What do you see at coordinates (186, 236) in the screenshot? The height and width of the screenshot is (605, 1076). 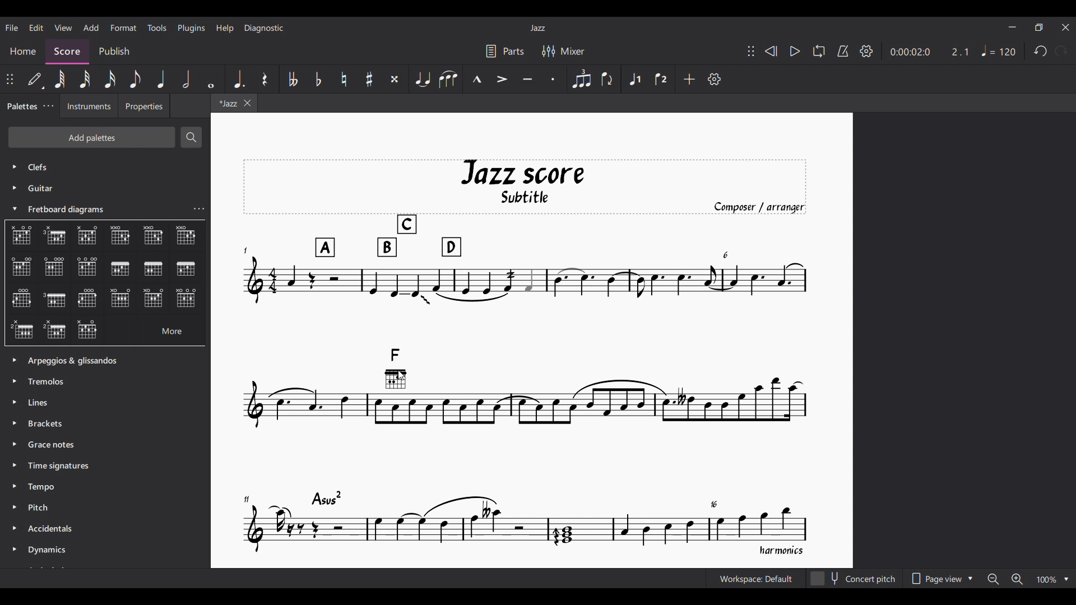 I see `Chart5` at bounding box center [186, 236].